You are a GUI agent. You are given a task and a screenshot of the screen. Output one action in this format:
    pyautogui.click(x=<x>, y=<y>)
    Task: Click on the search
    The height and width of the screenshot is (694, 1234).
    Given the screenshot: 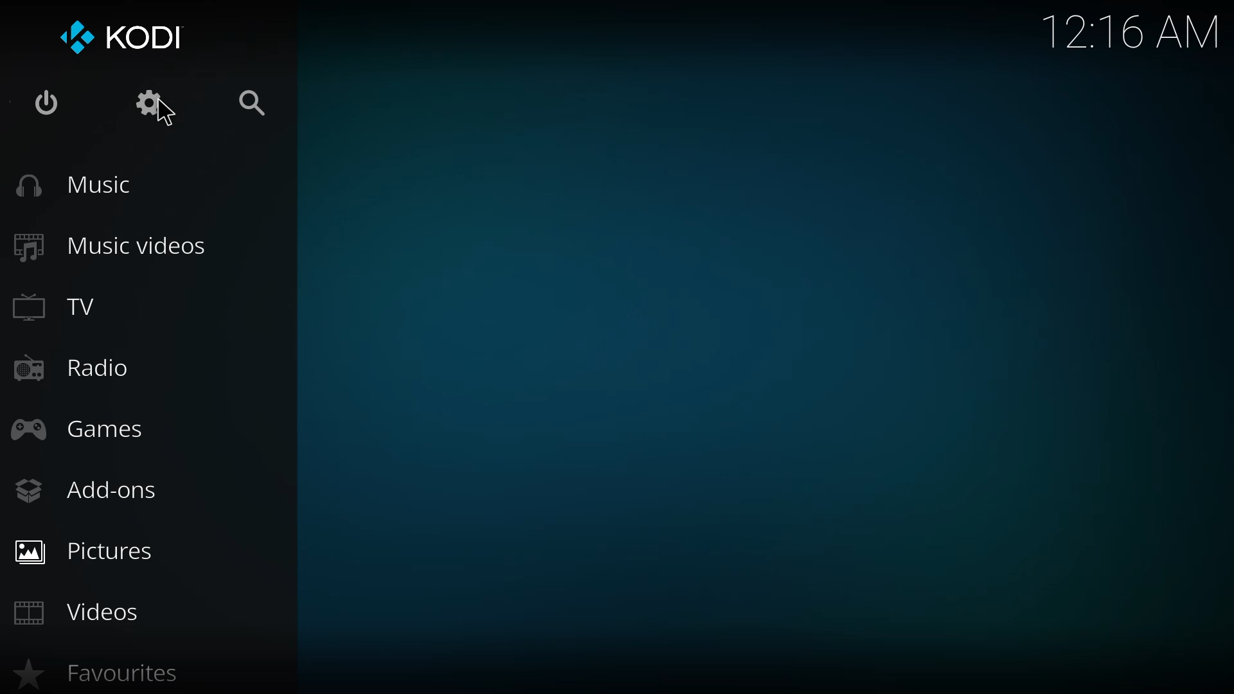 What is the action you would take?
    pyautogui.click(x=256, y=101)
    